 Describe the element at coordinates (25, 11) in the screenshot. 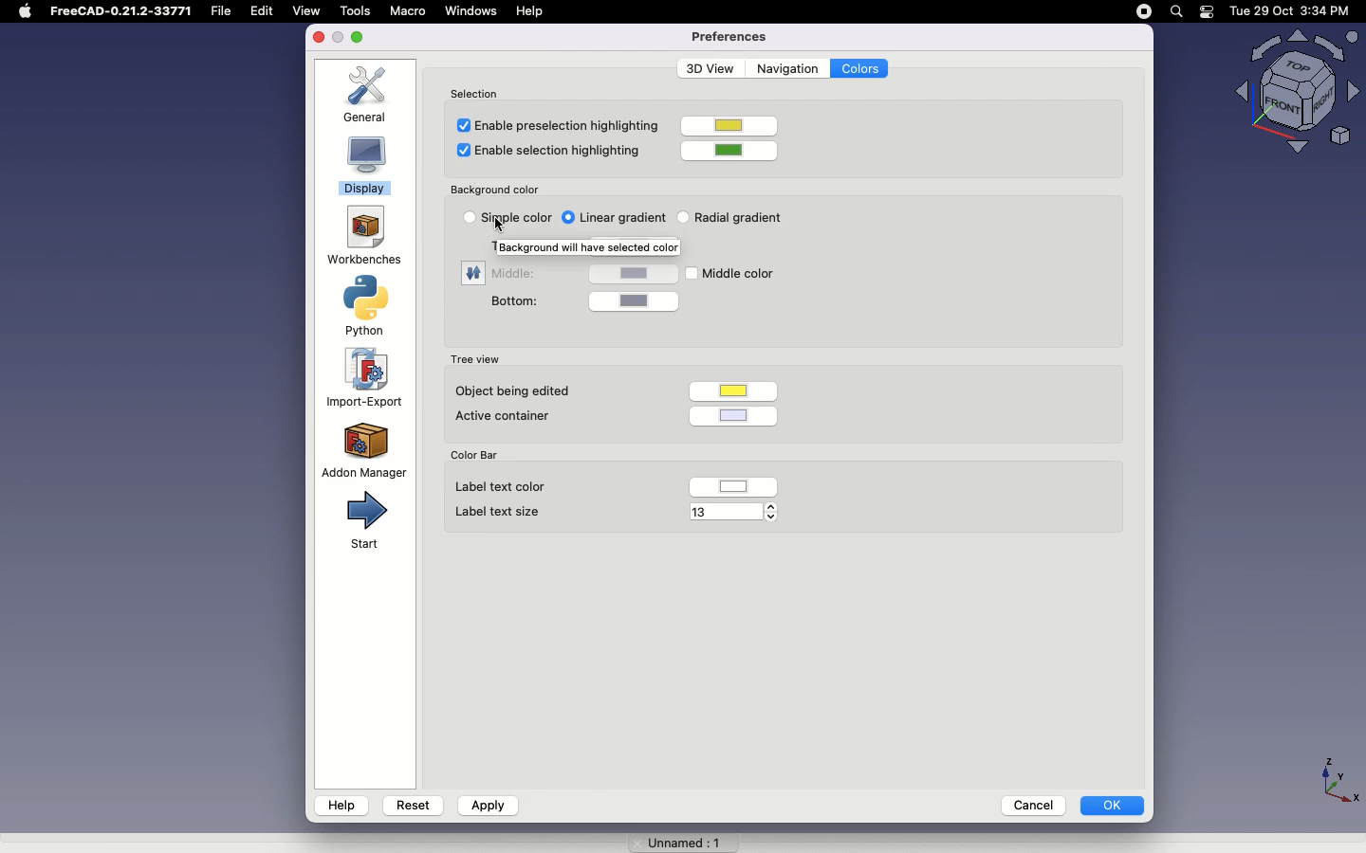

I see `Apple Logo` at that location.